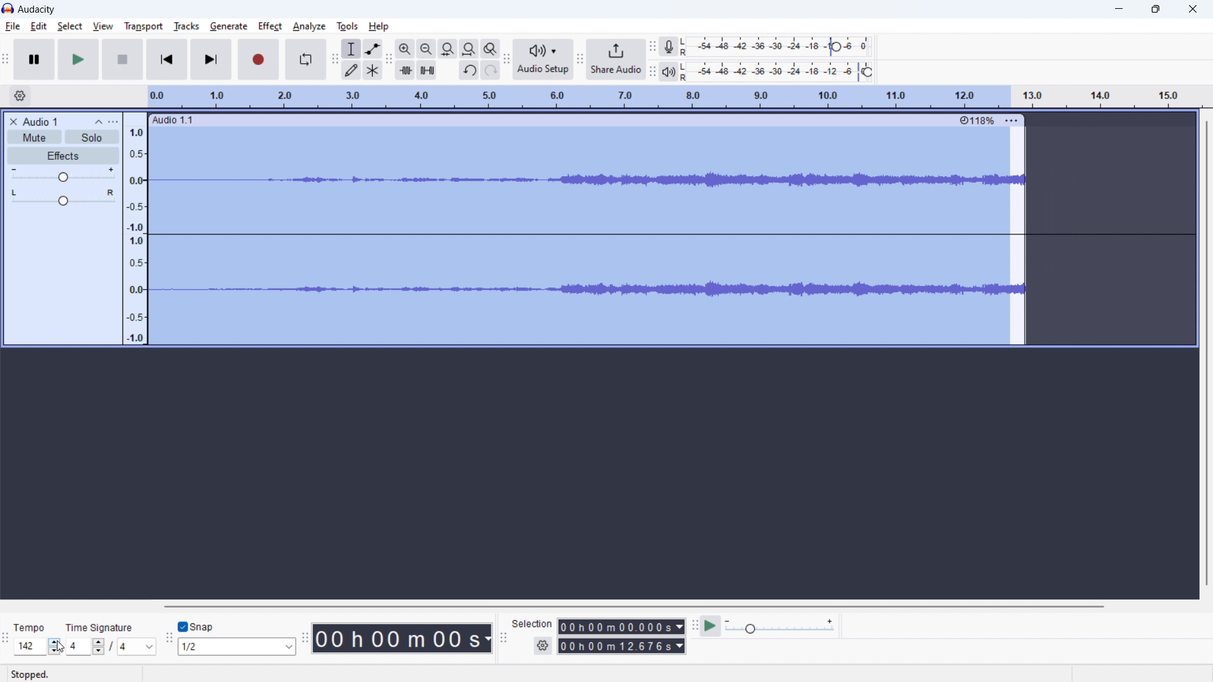 This screenshot has height=682, width=1213. What do you see at coordinates (639, 606) in the screenshot?
I see `horizontal scrollbar` at bounding box center [639, 606].